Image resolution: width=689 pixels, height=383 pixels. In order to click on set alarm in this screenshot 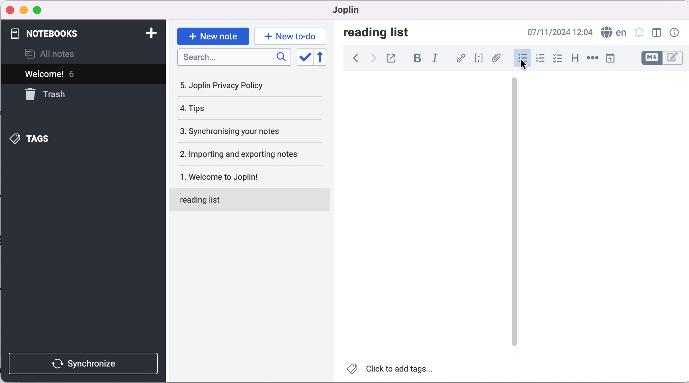, I will do `click(639, 33)`.